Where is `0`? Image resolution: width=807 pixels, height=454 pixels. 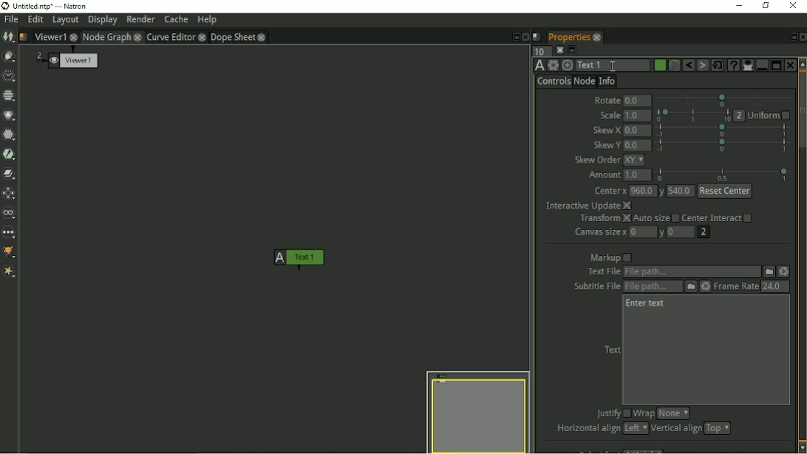
0 is located at coordinates (679, 231).